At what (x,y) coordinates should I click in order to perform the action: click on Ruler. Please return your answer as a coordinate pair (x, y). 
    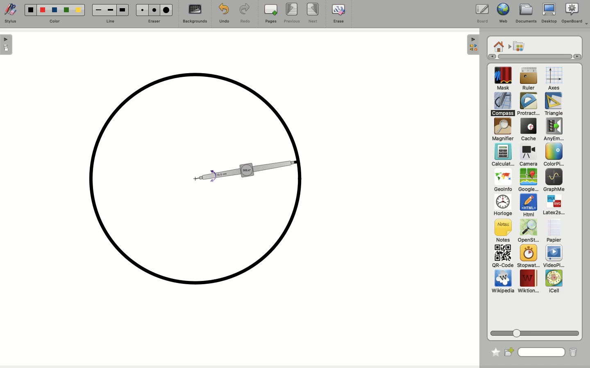
    Looking at the image, I should click on (529, 79).